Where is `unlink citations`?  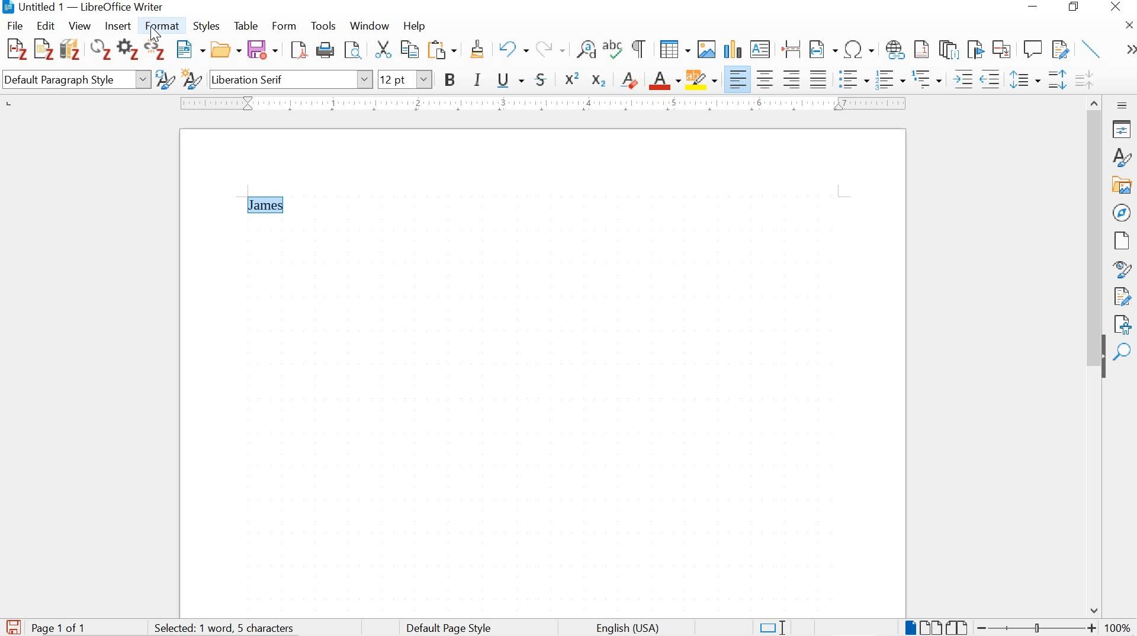
unlink citations is located at coordinates (156, 52).